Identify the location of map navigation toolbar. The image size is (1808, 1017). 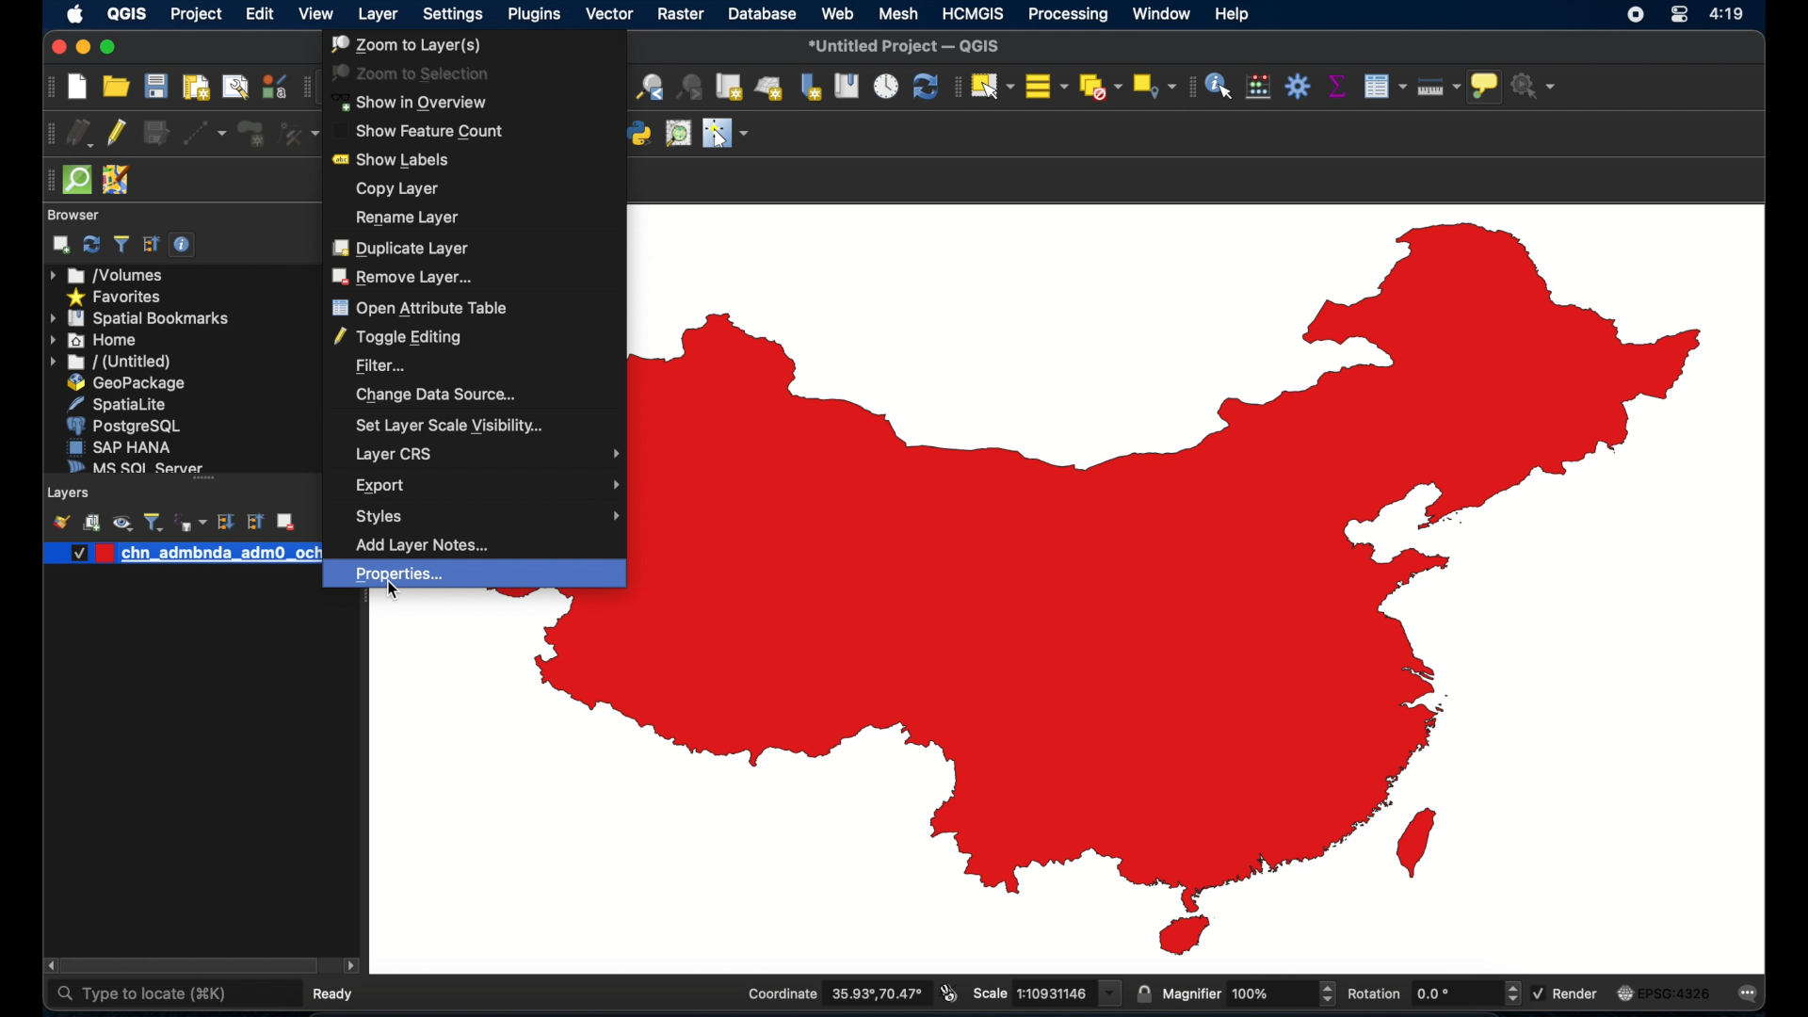
(305, 88).